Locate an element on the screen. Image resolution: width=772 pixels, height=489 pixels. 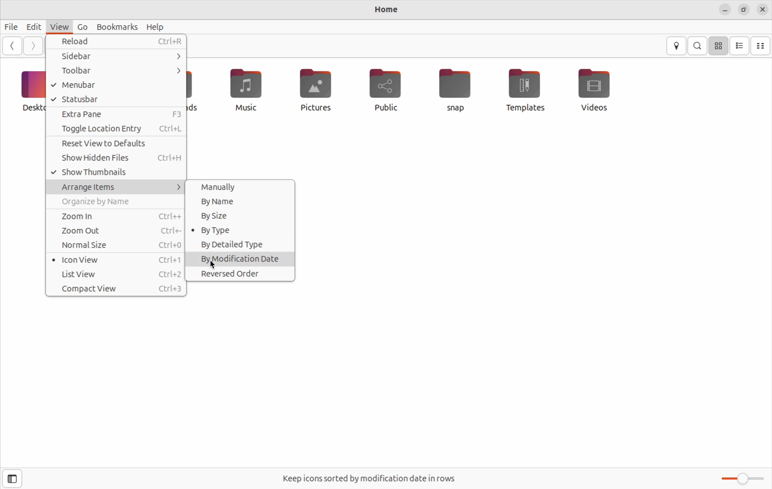
help is located at coordinates (156, 27).